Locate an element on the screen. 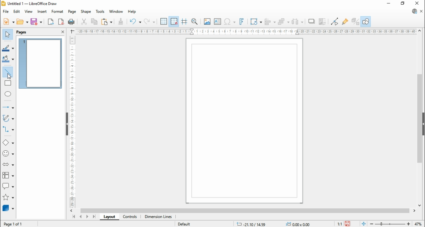 The width and height of the screenshot is (425, 227). insert image is located at coordinates (207, 21).